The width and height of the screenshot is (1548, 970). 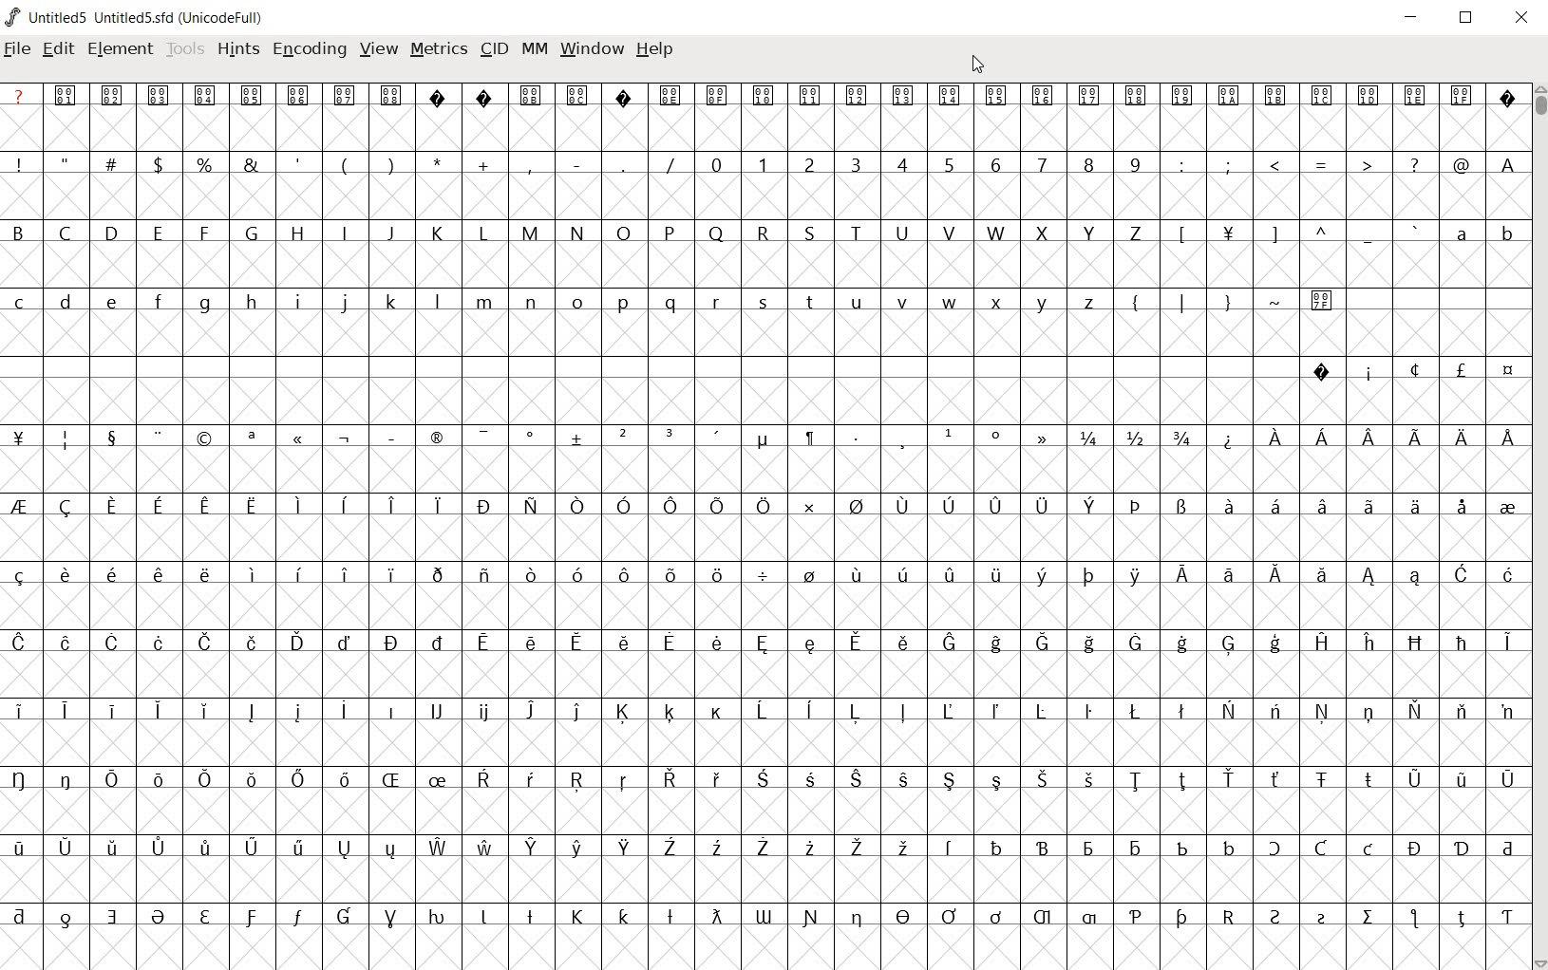 I want to click on Symbol, so click(x=902, y=713).